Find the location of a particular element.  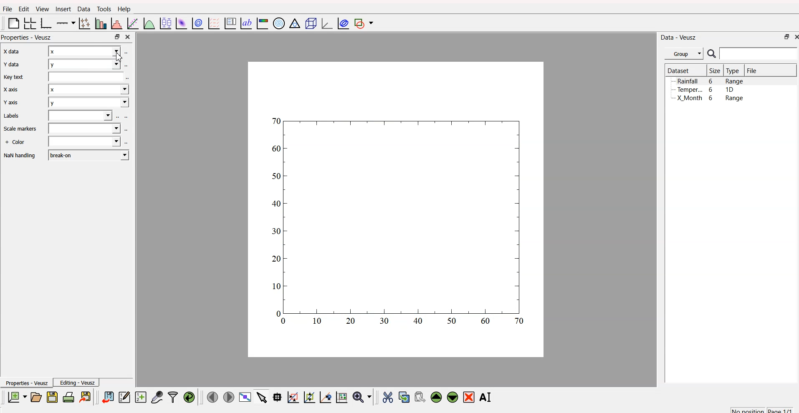

fit function to data is located at coordinates (133, 24).